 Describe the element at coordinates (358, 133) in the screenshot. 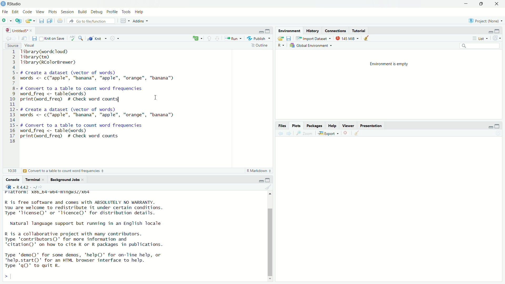

I see `Clear Console` at that location.